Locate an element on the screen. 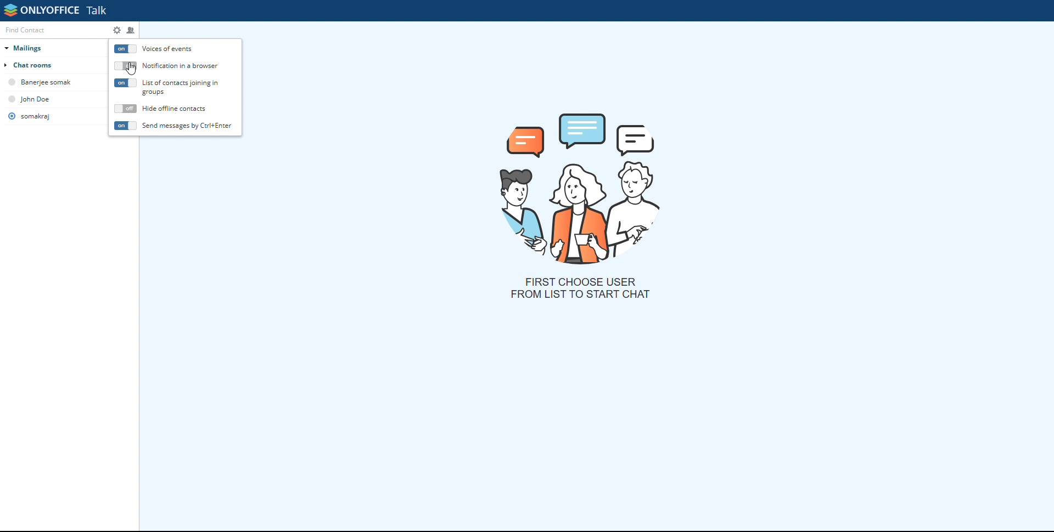 This screenshot has width=1054, height=532. mouse pointer is located at coordinates (134, 71).